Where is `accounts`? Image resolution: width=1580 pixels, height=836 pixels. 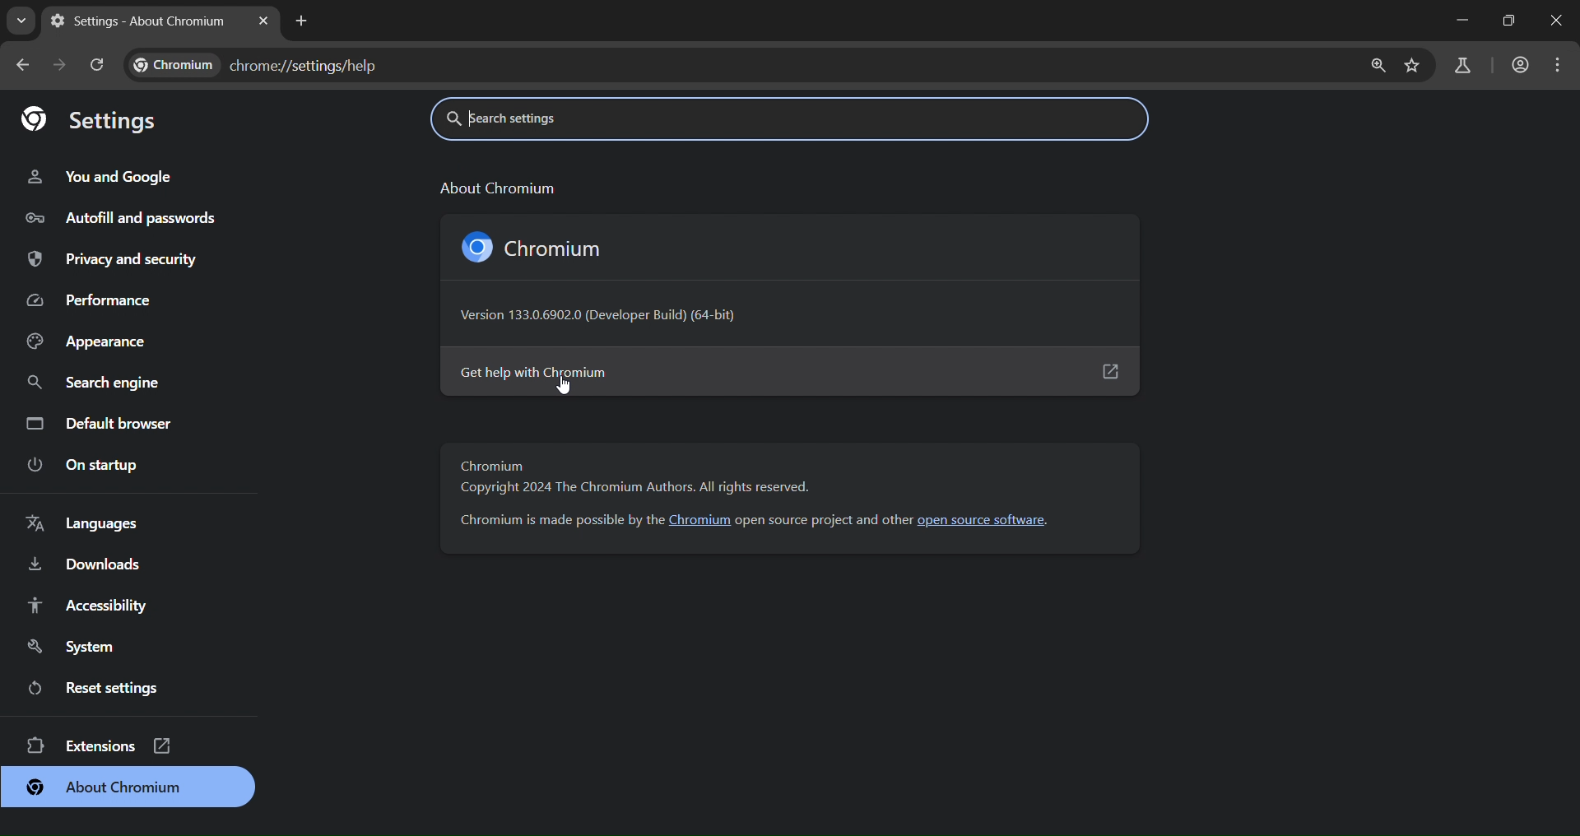 accounts is located at coordinates (1520, 63).